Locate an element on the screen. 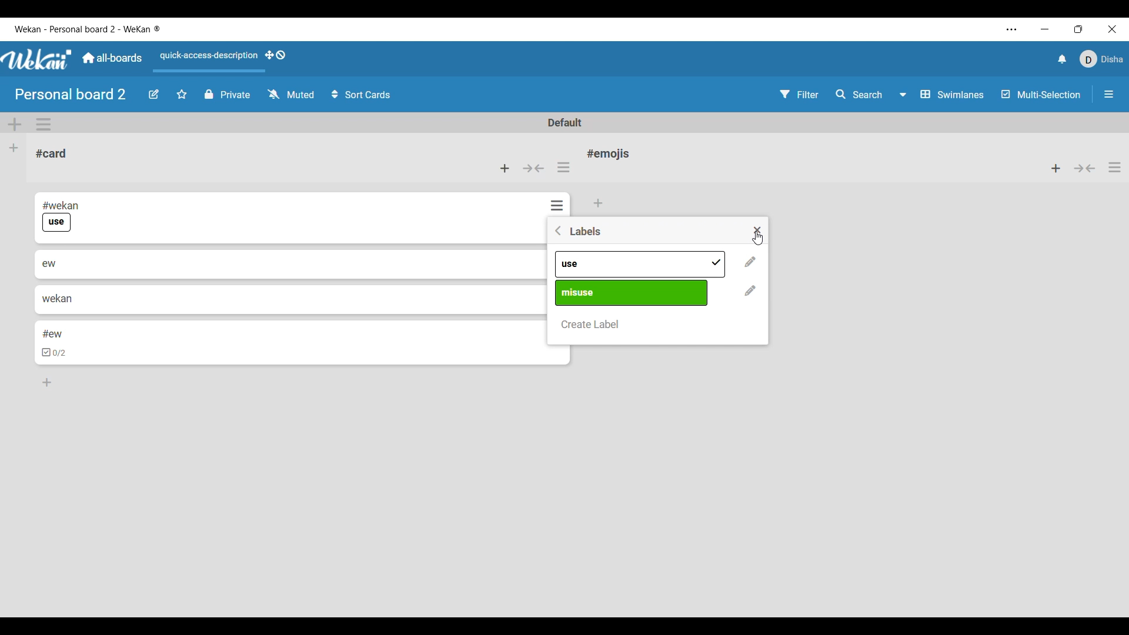 Image resolution: width=1129 pixels, height=635 pixels. Swimlane actions is located at coordinates (44, 124).